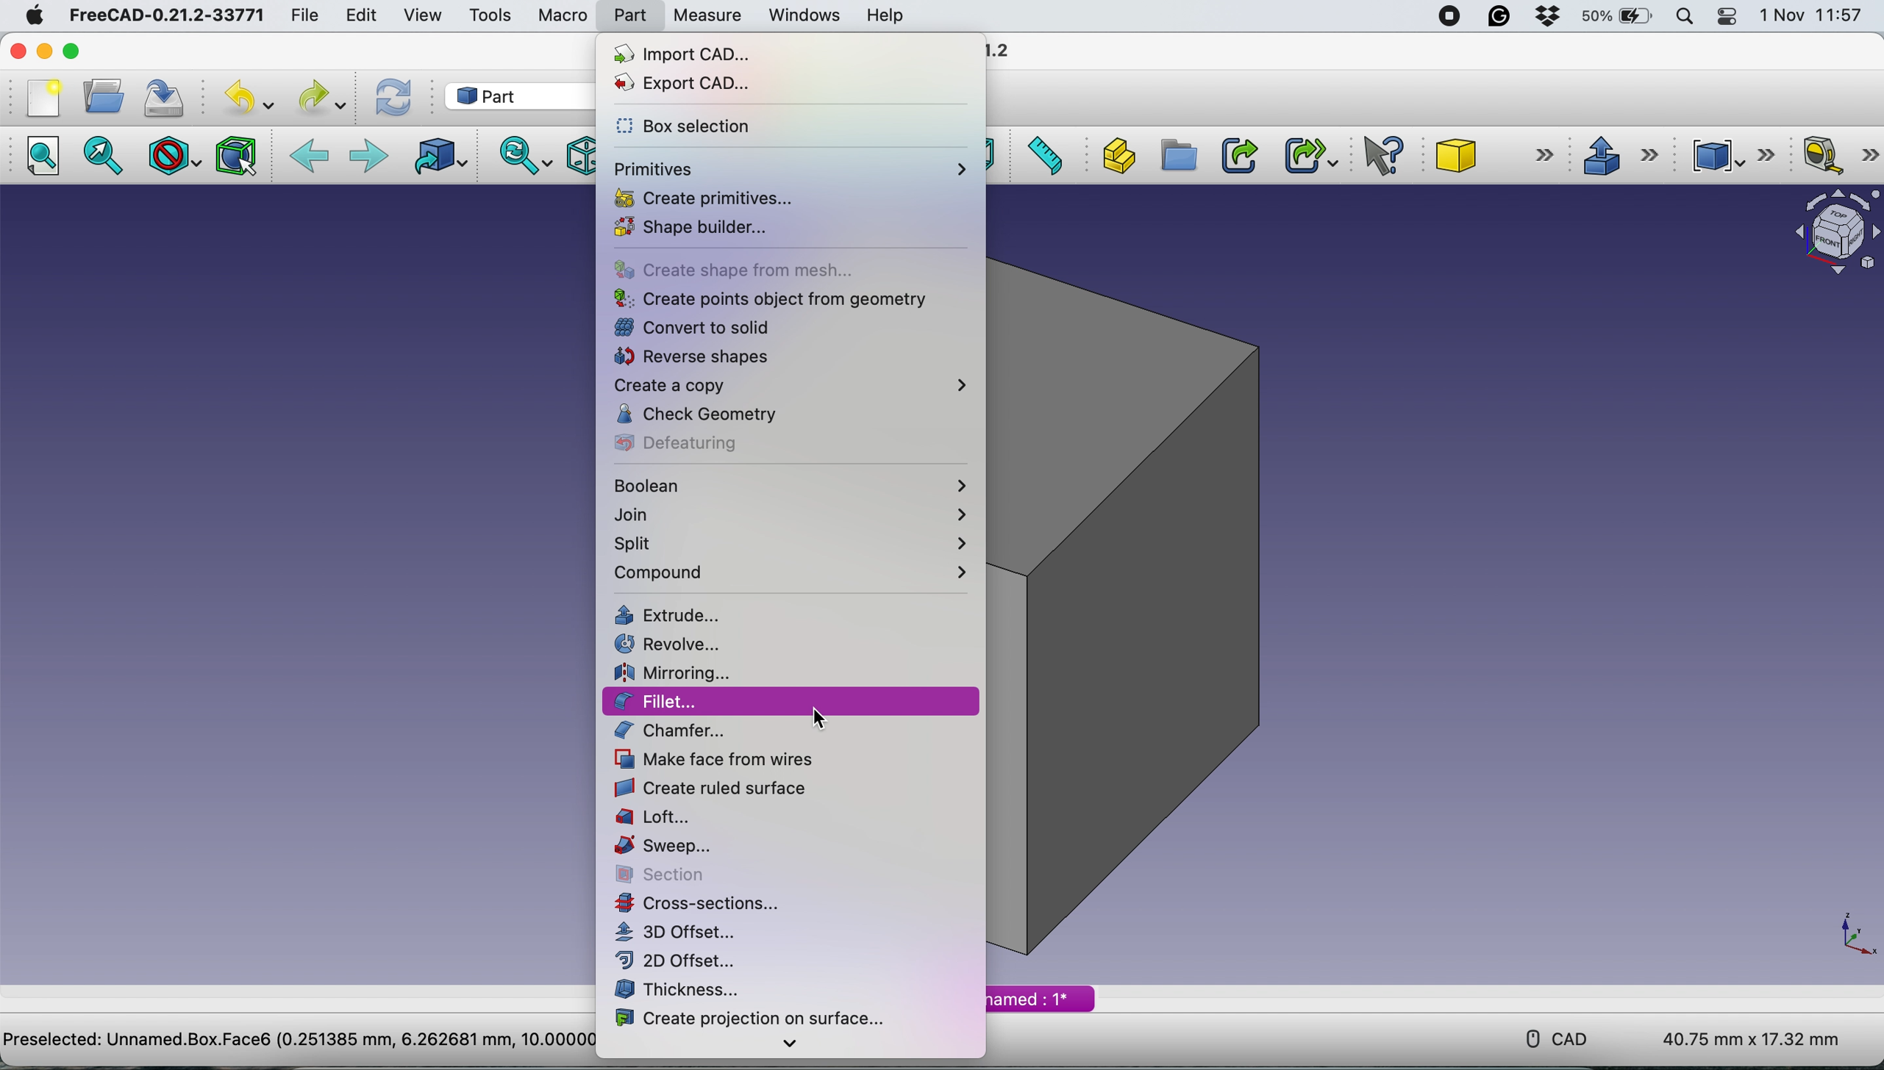 This screenshot has width=1884, height=1070. I want to click on new , so click(44, 98).